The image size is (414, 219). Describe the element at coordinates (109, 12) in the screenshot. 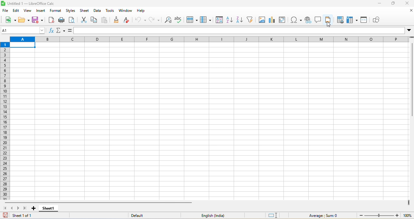

I see `tools` at that location.